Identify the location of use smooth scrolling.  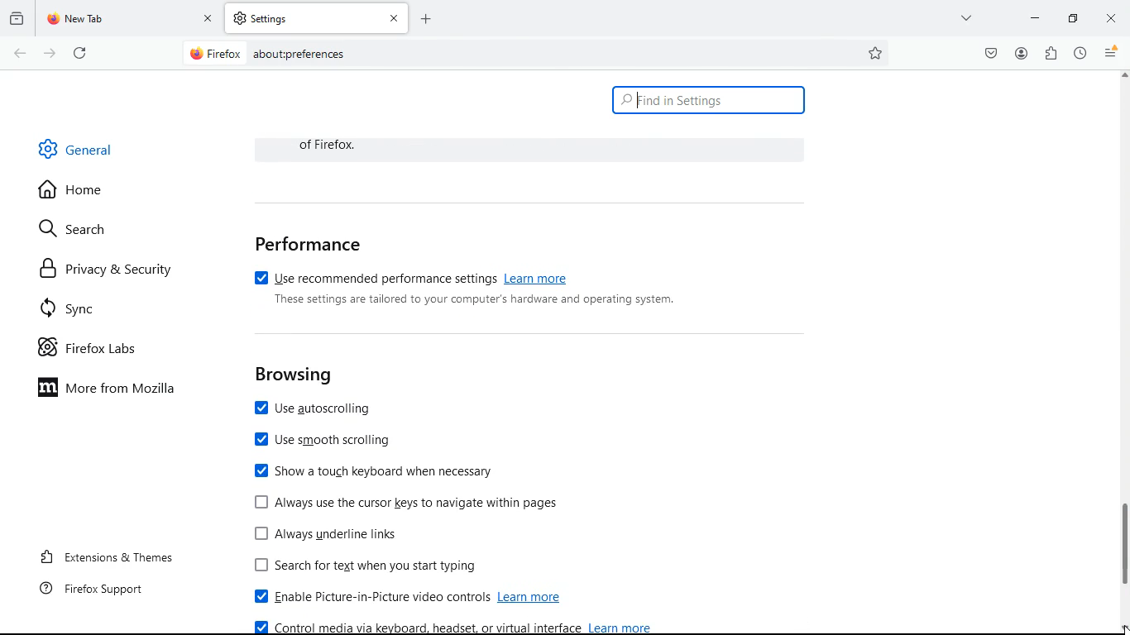
(327, 442).